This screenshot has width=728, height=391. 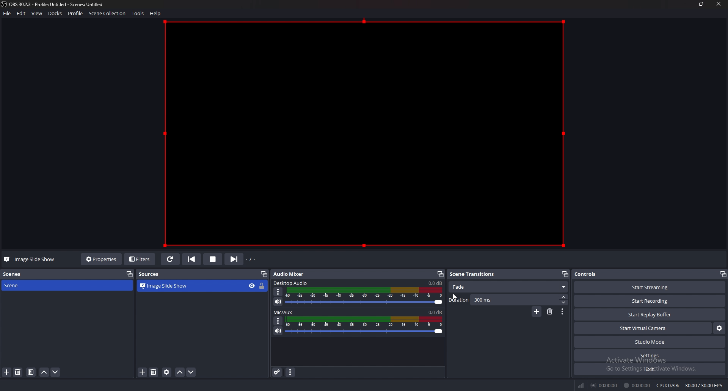 What do you see at coordinates (192, 259) in the screenshot?
I see `previous` at bounding box center [192, 259].